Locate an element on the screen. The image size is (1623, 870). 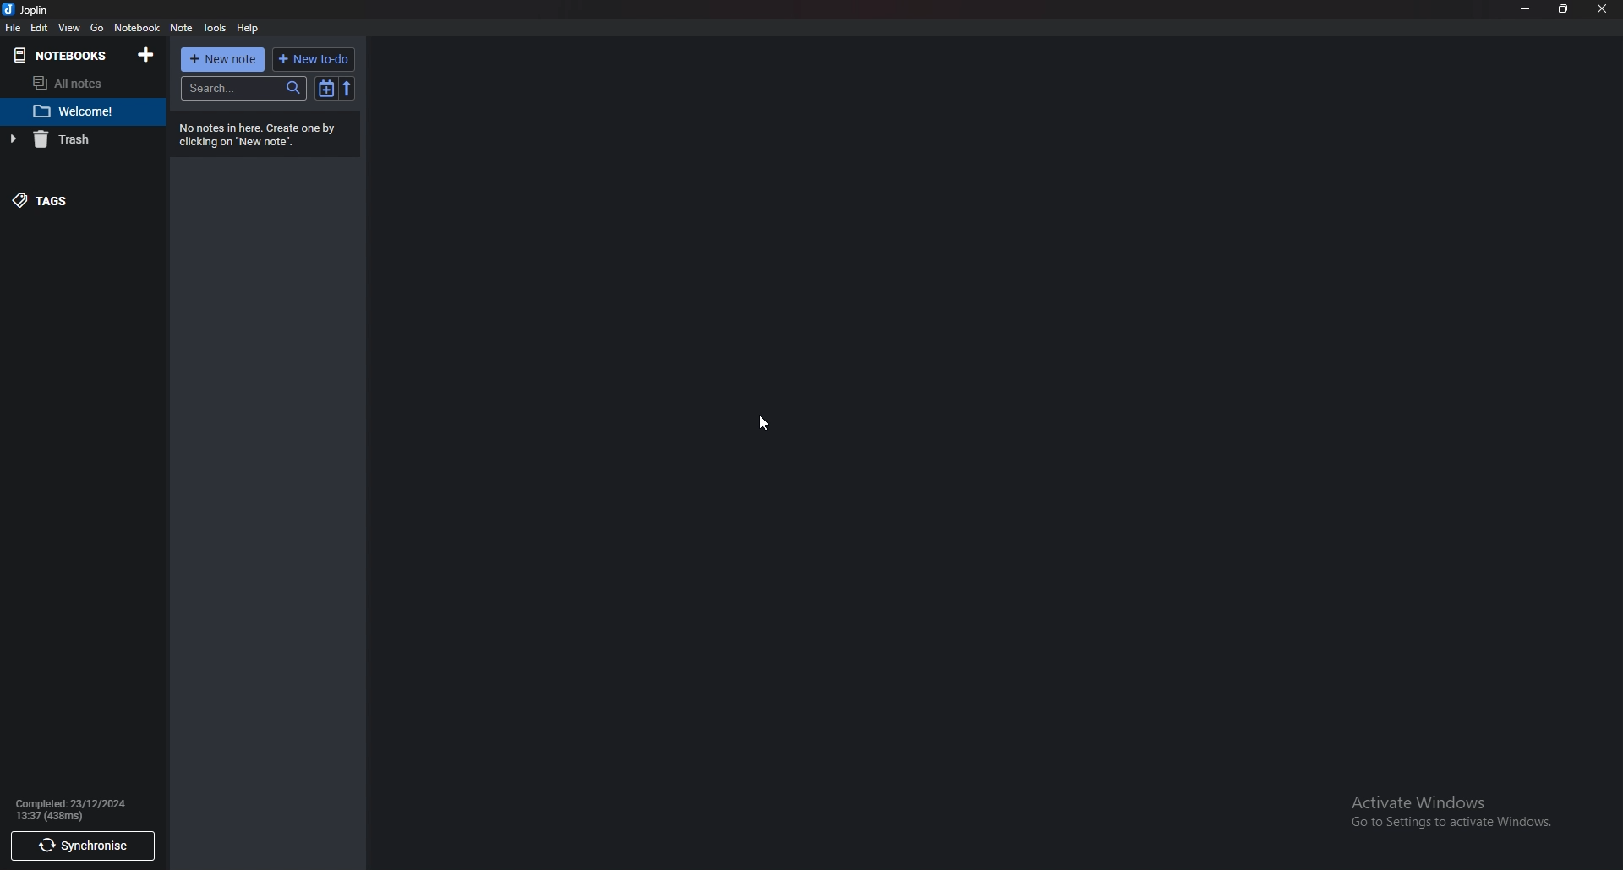
New to do is located at coordinates (314, 59).